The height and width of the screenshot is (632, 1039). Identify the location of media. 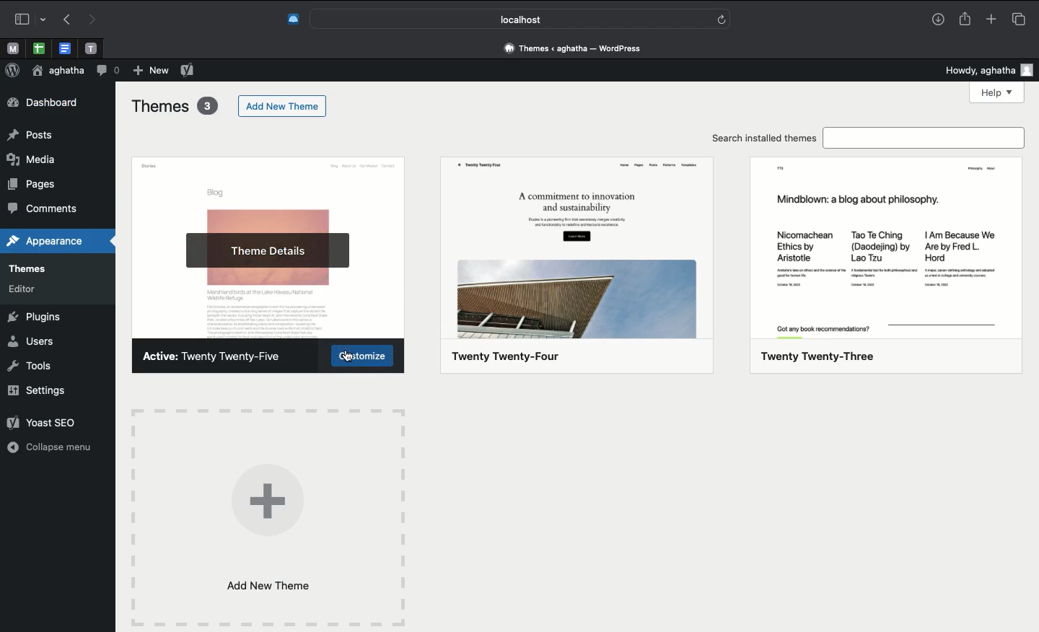
(33, 161).